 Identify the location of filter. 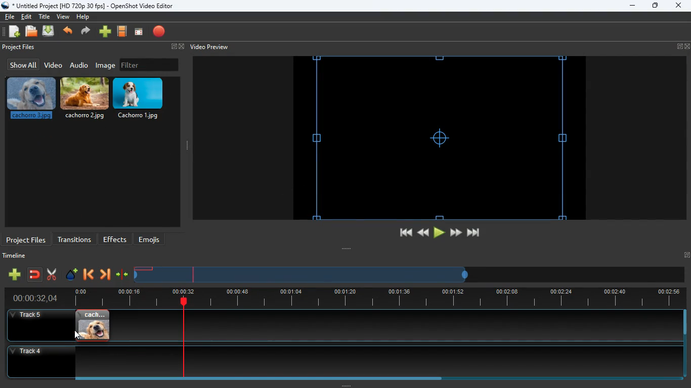
(149, 65).